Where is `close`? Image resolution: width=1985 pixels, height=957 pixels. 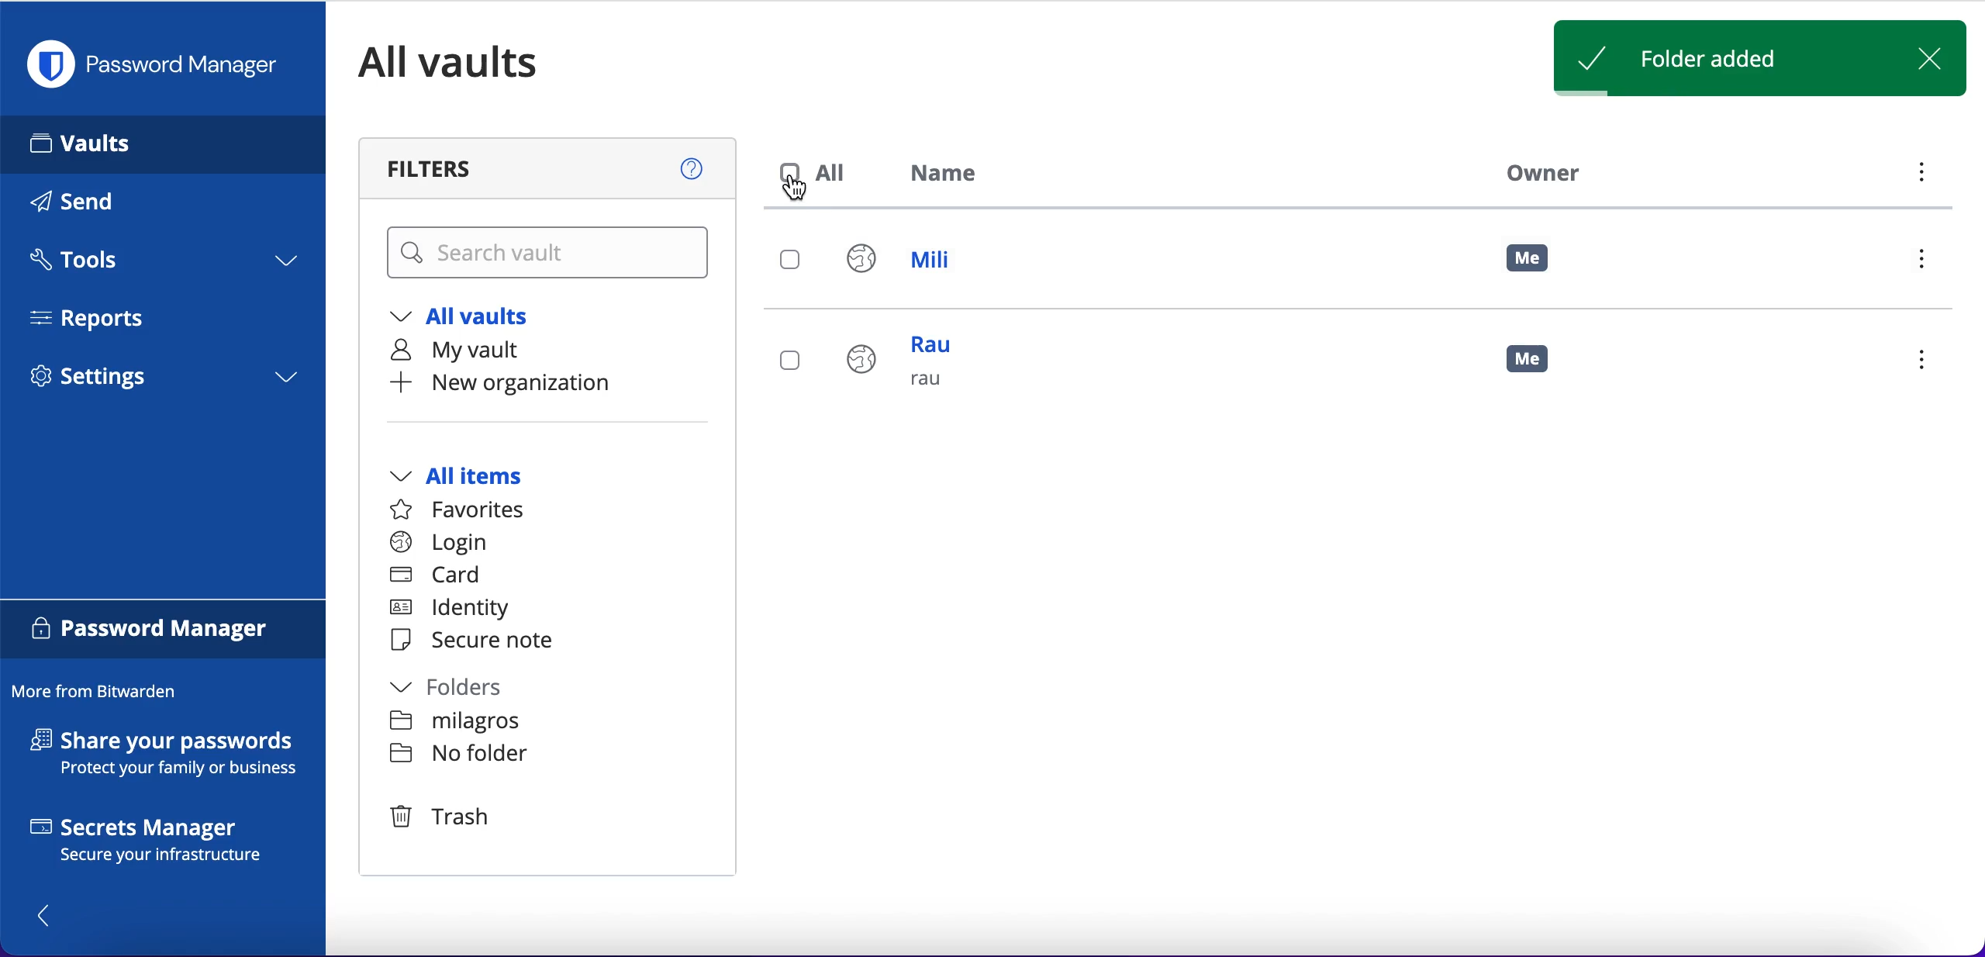
close is located at coordinates (1935, 57).